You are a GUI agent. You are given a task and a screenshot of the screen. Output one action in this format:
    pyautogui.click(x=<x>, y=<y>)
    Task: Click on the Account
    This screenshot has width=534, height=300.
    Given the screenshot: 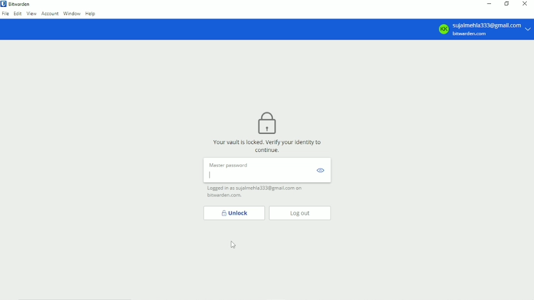 What is the action you would take?
    pyautogui.click(x=50, y=14)
    